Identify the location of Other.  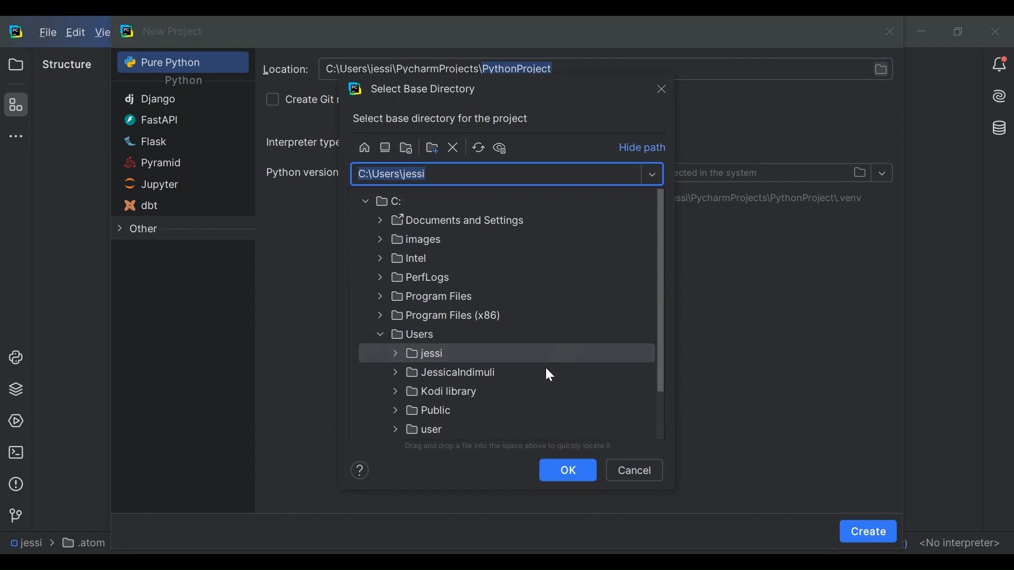
(167, 229).